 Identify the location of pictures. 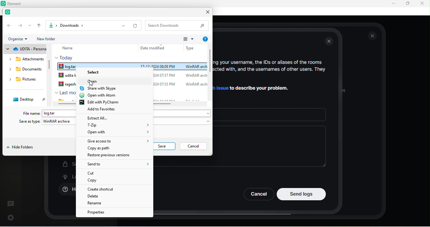
(25, 80).